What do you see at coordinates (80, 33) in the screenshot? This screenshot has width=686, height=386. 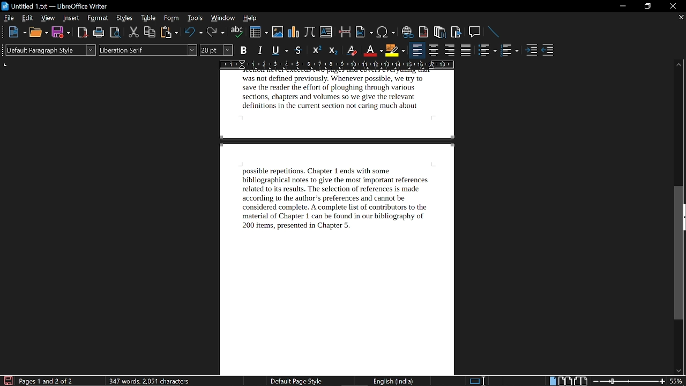 I see `export as pdf` at bounding box center [80, 33].